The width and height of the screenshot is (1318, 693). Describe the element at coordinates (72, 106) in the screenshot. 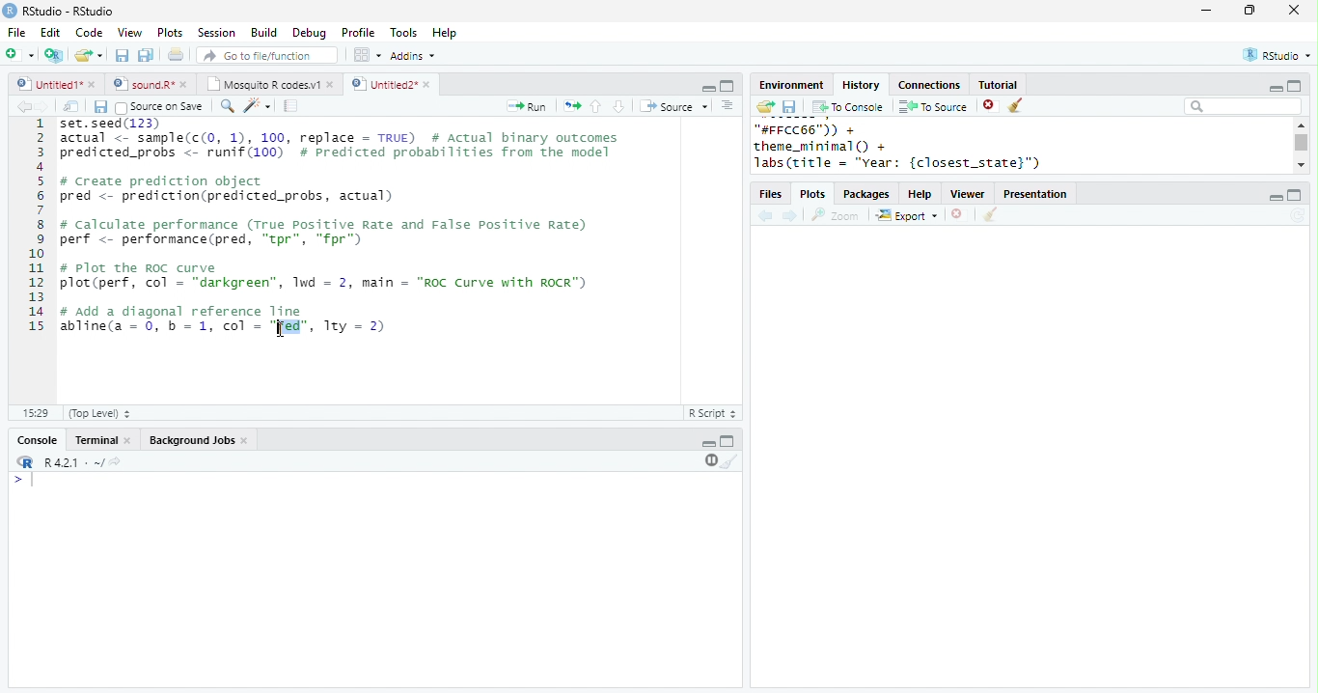

I see `show in new window` at that location.